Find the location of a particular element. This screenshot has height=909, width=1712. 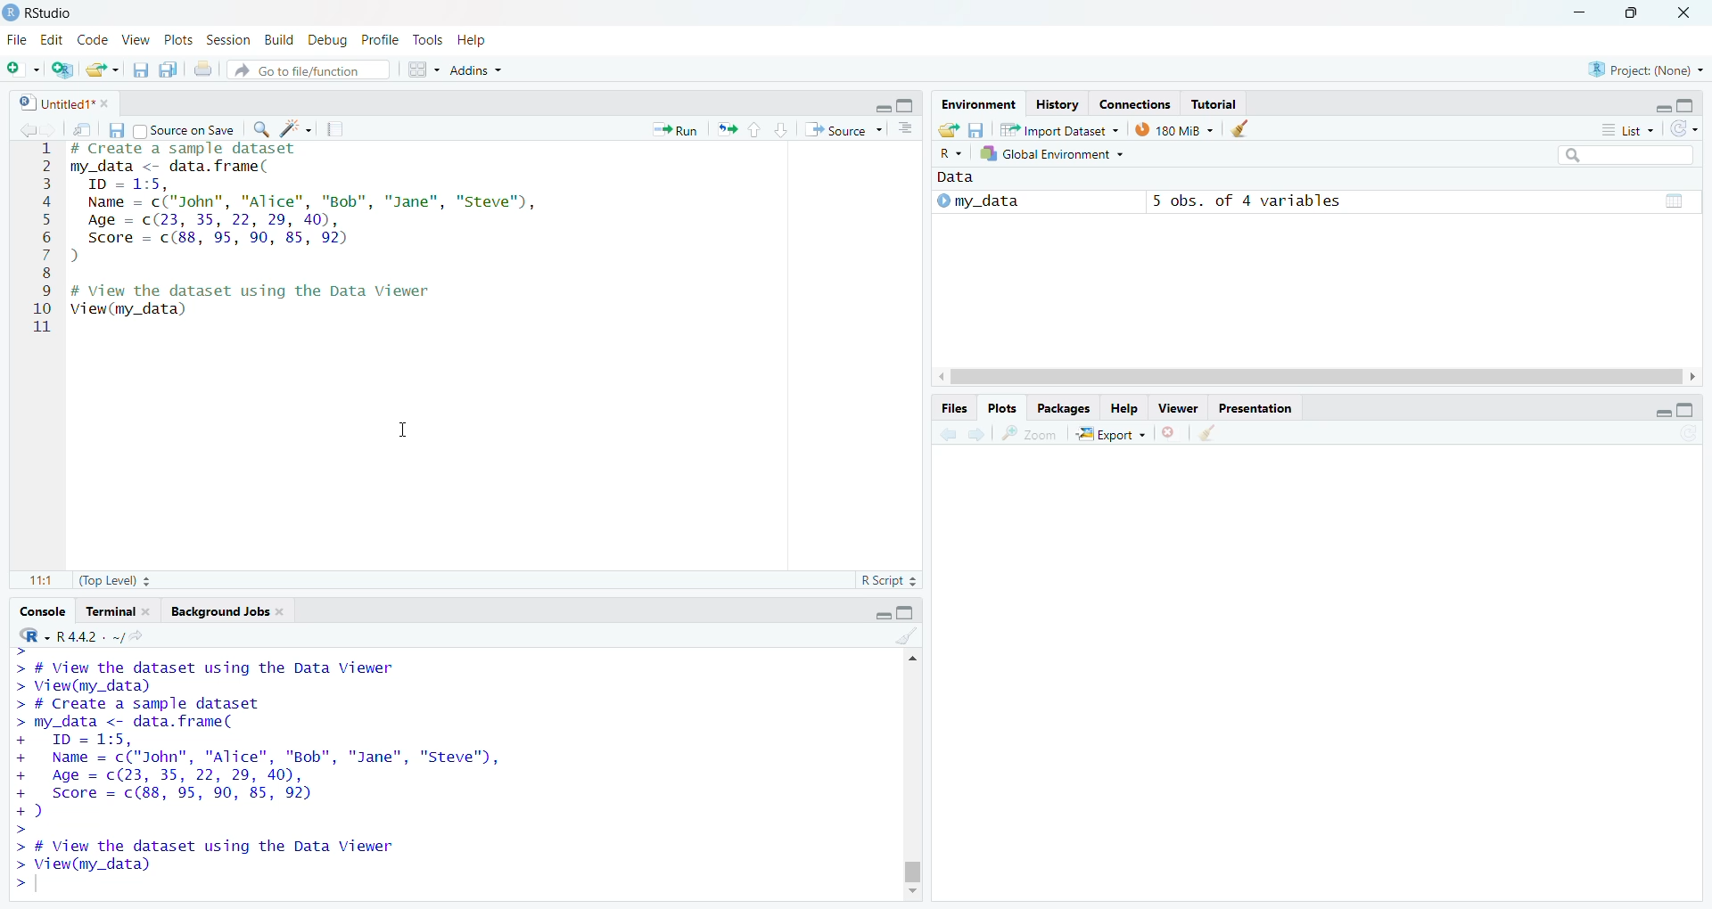

Plots is located at coordinates (178, 42).